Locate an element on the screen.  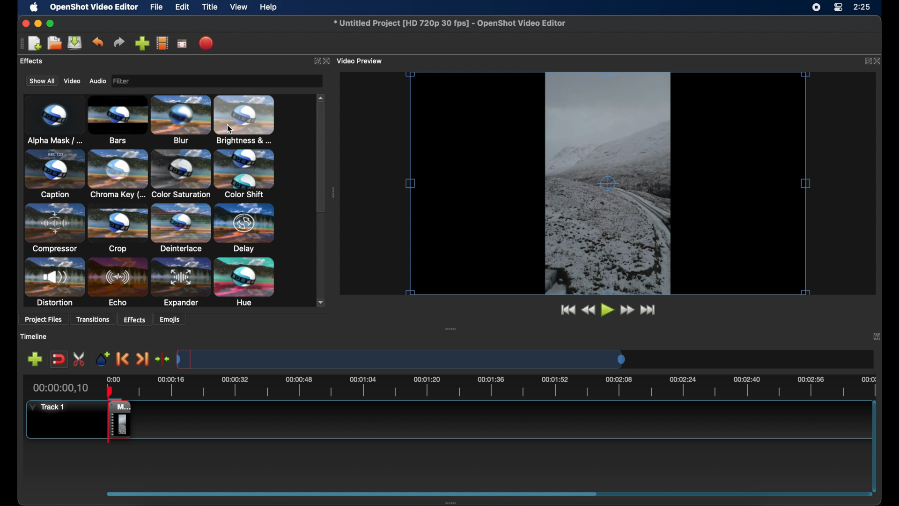
next marker is located at coordinates (143, 359).